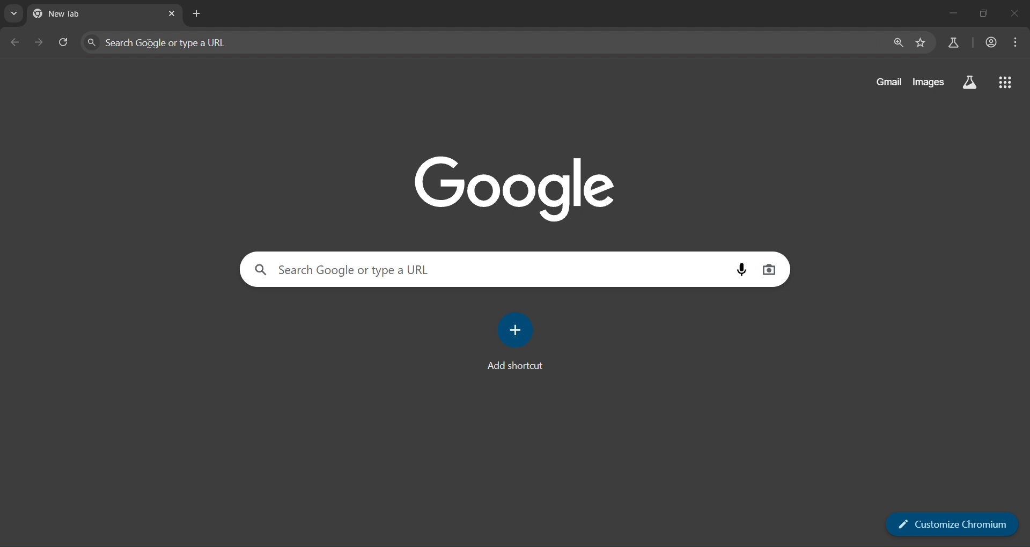 This screenshot has height=547, width=1030. I want to click on image search, so click(744, 271).